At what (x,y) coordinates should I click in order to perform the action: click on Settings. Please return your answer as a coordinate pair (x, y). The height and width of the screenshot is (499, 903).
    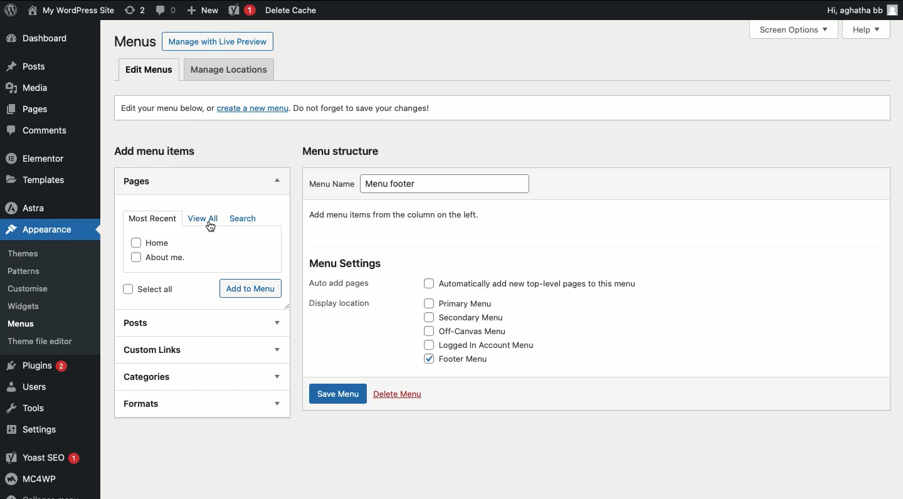
    Looking at the image, I should click on (47, 431).